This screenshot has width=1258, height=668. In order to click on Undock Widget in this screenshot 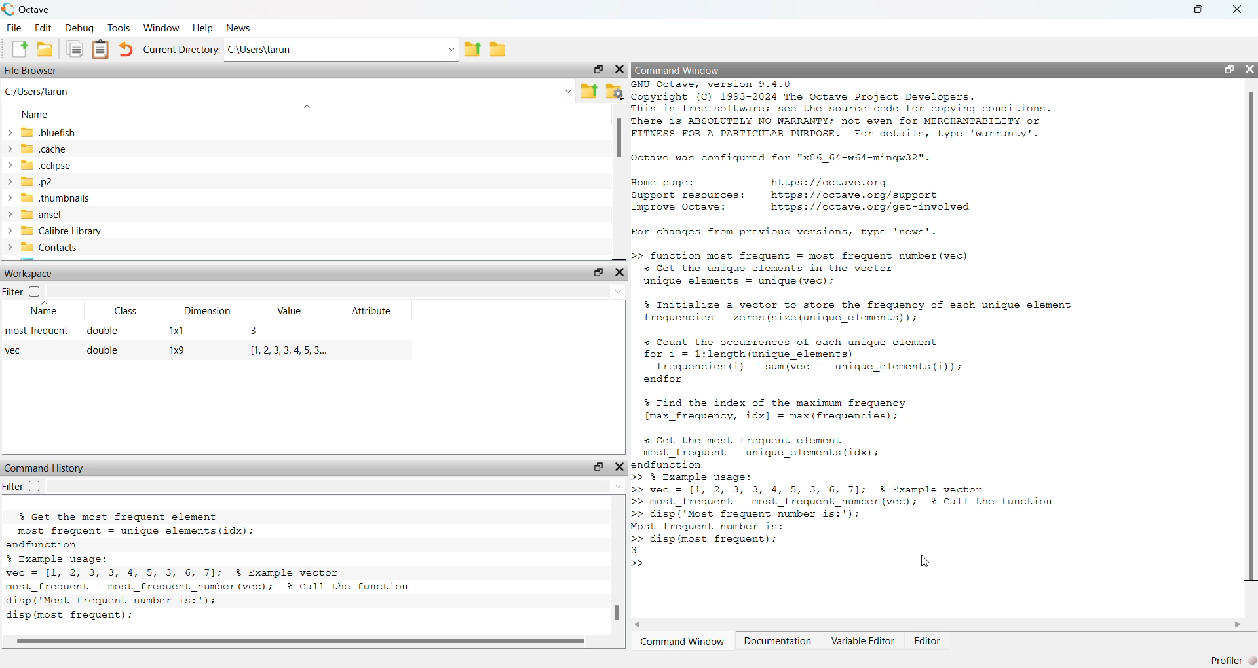, I will do `click(598, 468)`.